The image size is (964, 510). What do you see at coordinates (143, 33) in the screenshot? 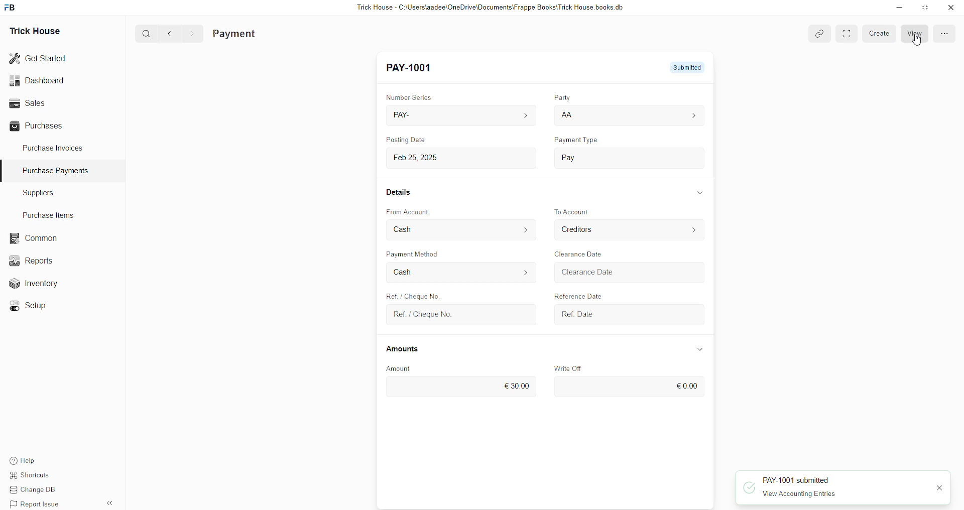
I see `Q` at bounding box center [143, 33].